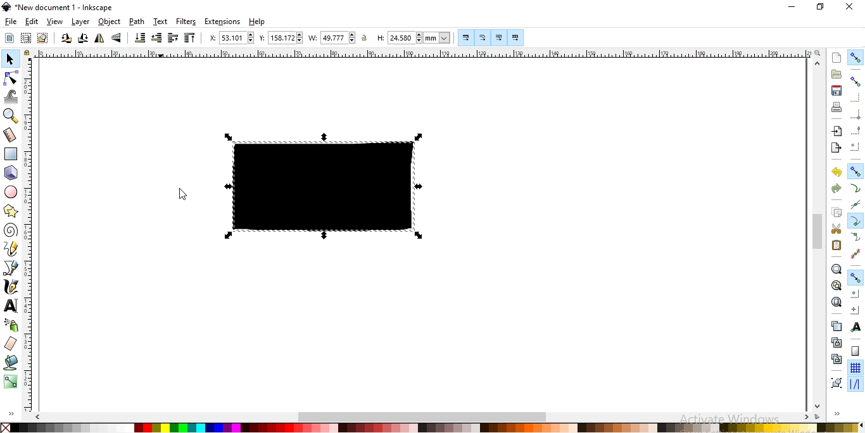  I want to click on enable snapping, so click(856, 58).